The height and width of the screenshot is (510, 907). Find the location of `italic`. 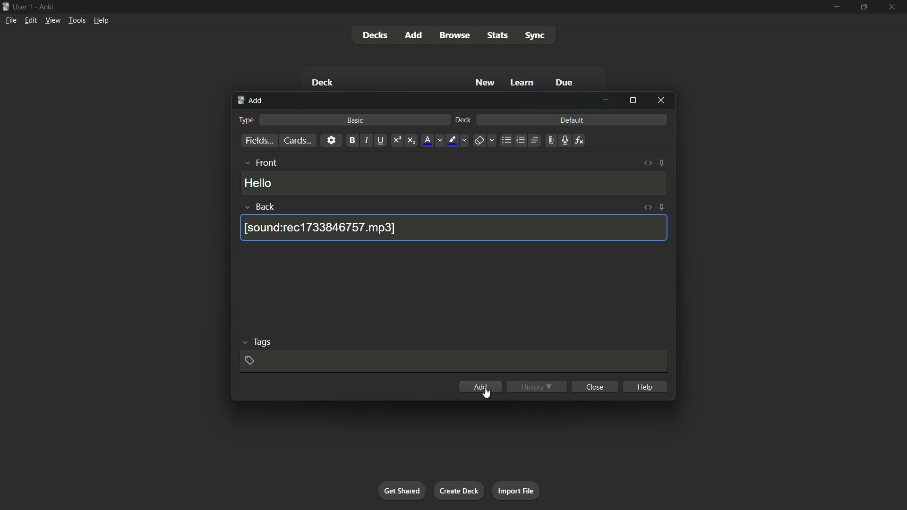

italic is located at coordinates (366, 140).